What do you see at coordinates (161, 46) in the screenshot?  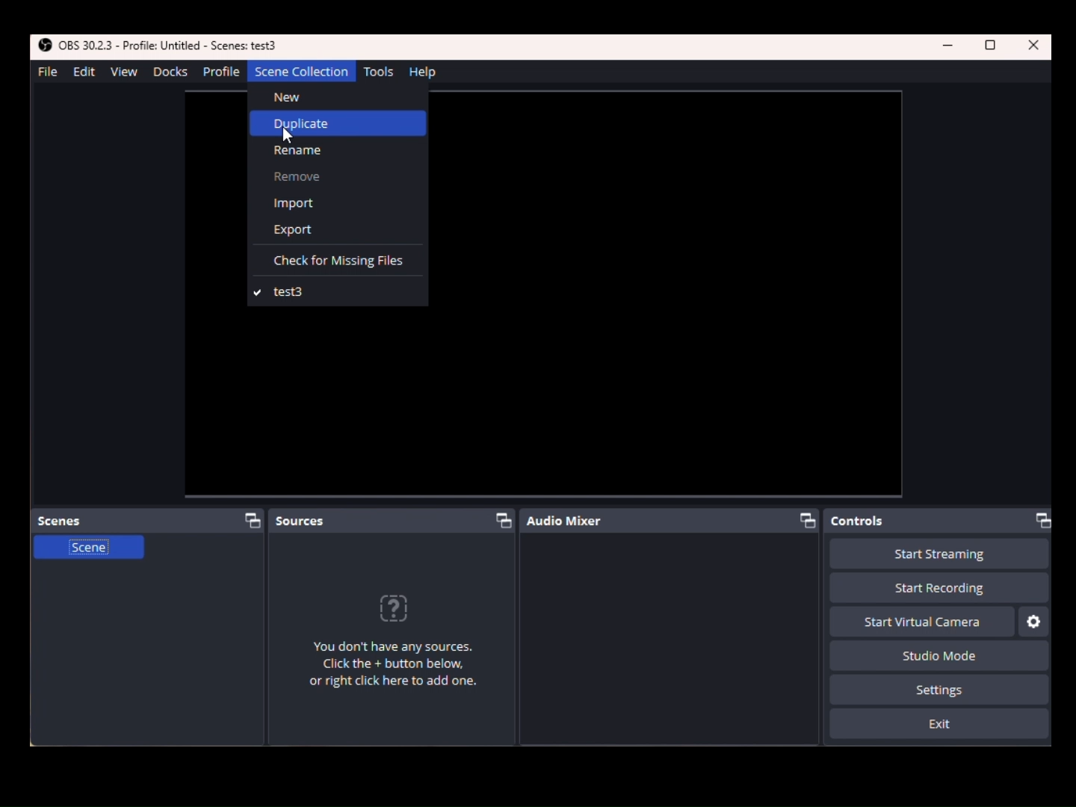 I see `OBS` at bounding box center [161, 46].